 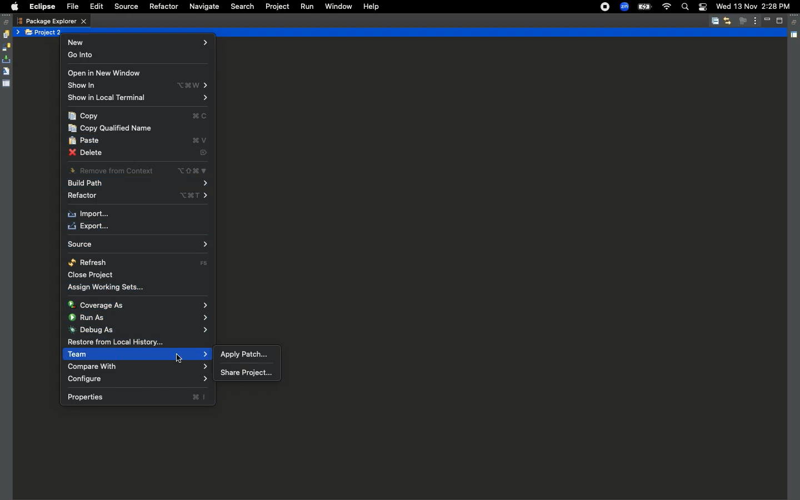 What do you see at coordinates (727, 21) in the screenshot?
I see `Link with editor` at bounding box center [727, 21].